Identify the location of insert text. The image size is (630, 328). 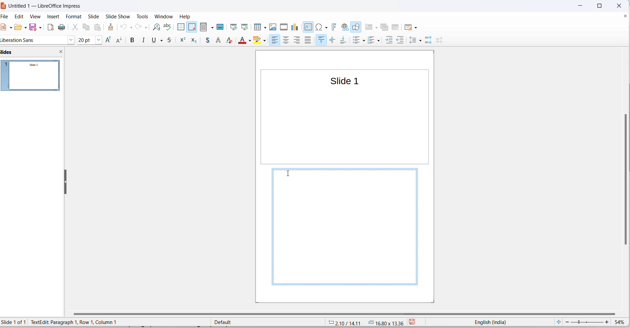
(309, 27).